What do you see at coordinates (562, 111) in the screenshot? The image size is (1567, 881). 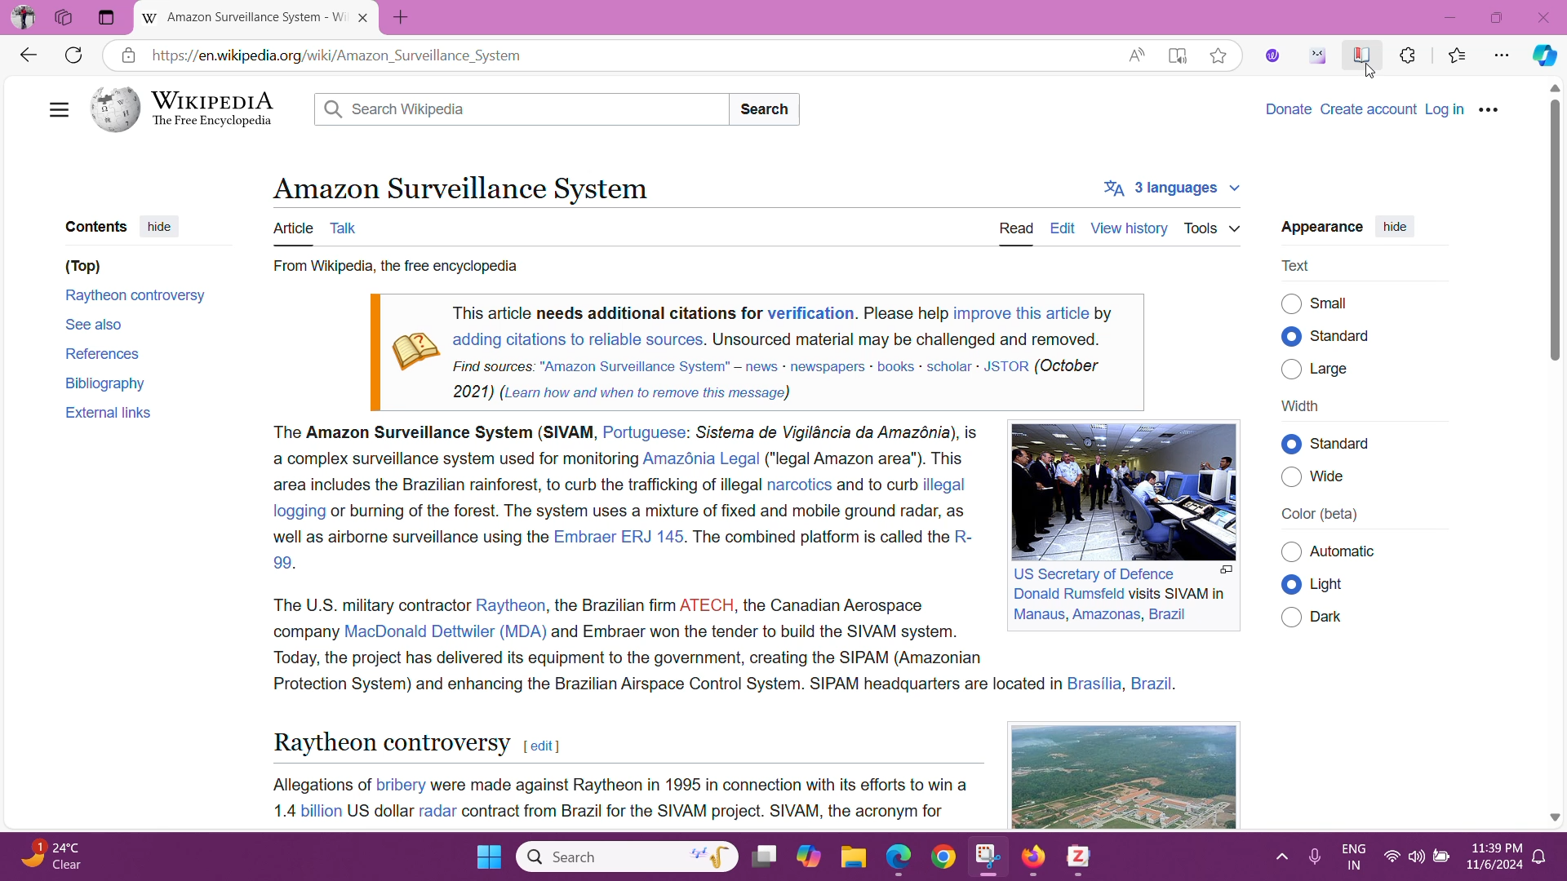 I see `Q_ search Wikipedia Search` at bounding box center [562, 111].